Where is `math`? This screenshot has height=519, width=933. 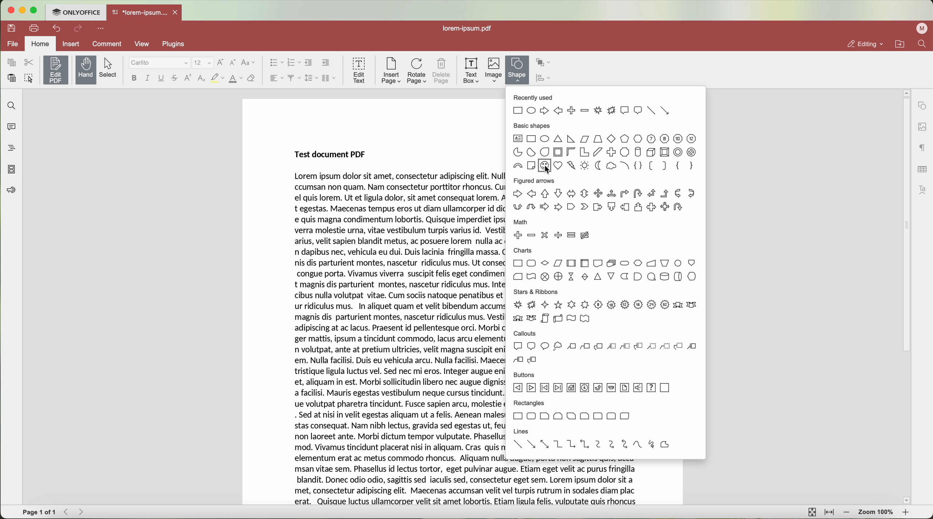
math is located at coordinates (552, 232).